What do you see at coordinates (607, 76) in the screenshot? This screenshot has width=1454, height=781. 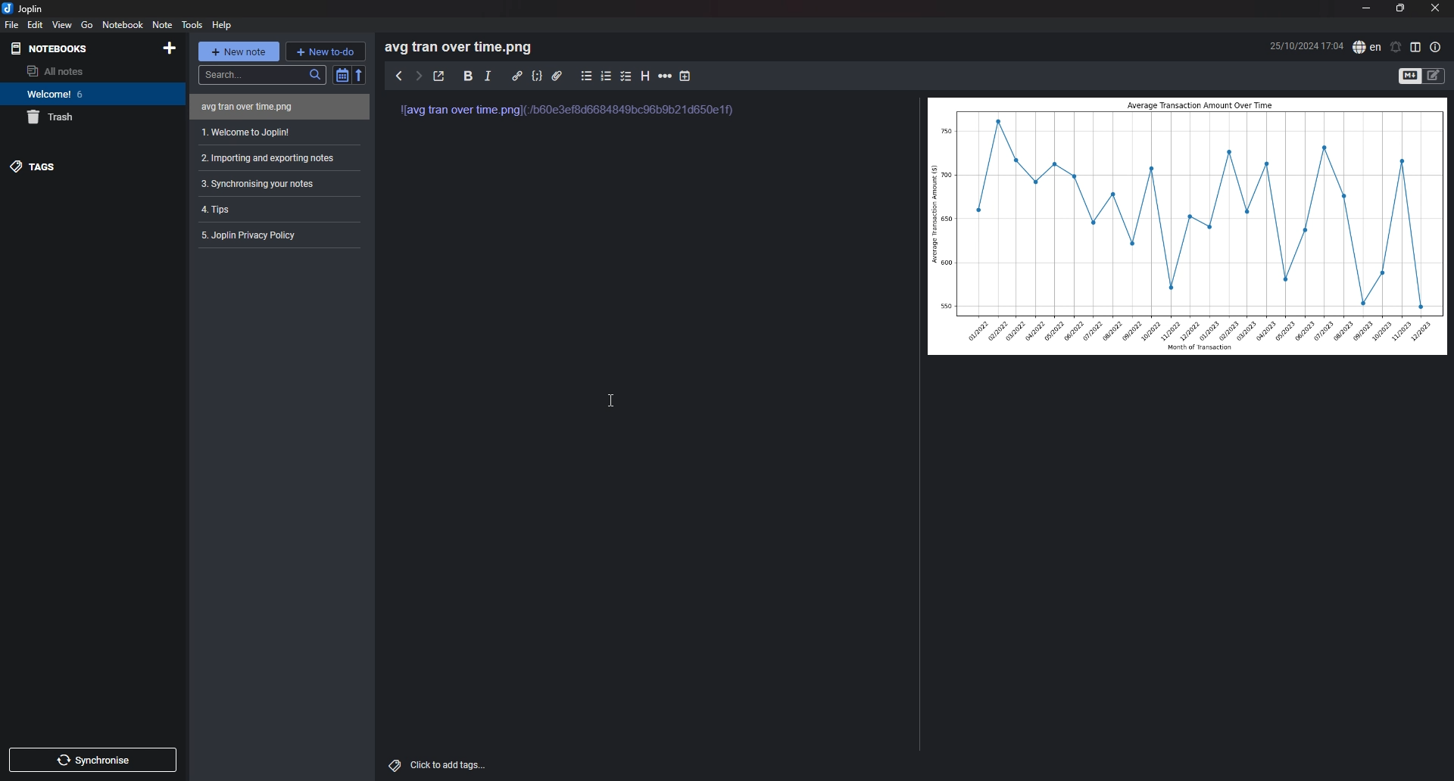 I see `numbered list` at bounding box center [607, 76].